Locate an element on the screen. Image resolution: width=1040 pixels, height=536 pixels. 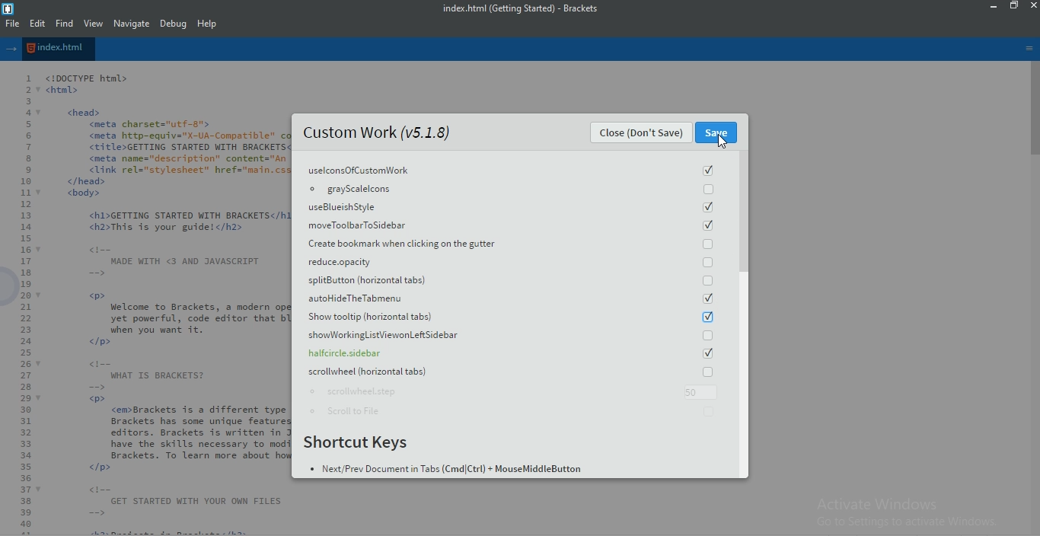
showWorkingListViewonLeft Sidebar is located at coordinates (513, 335).